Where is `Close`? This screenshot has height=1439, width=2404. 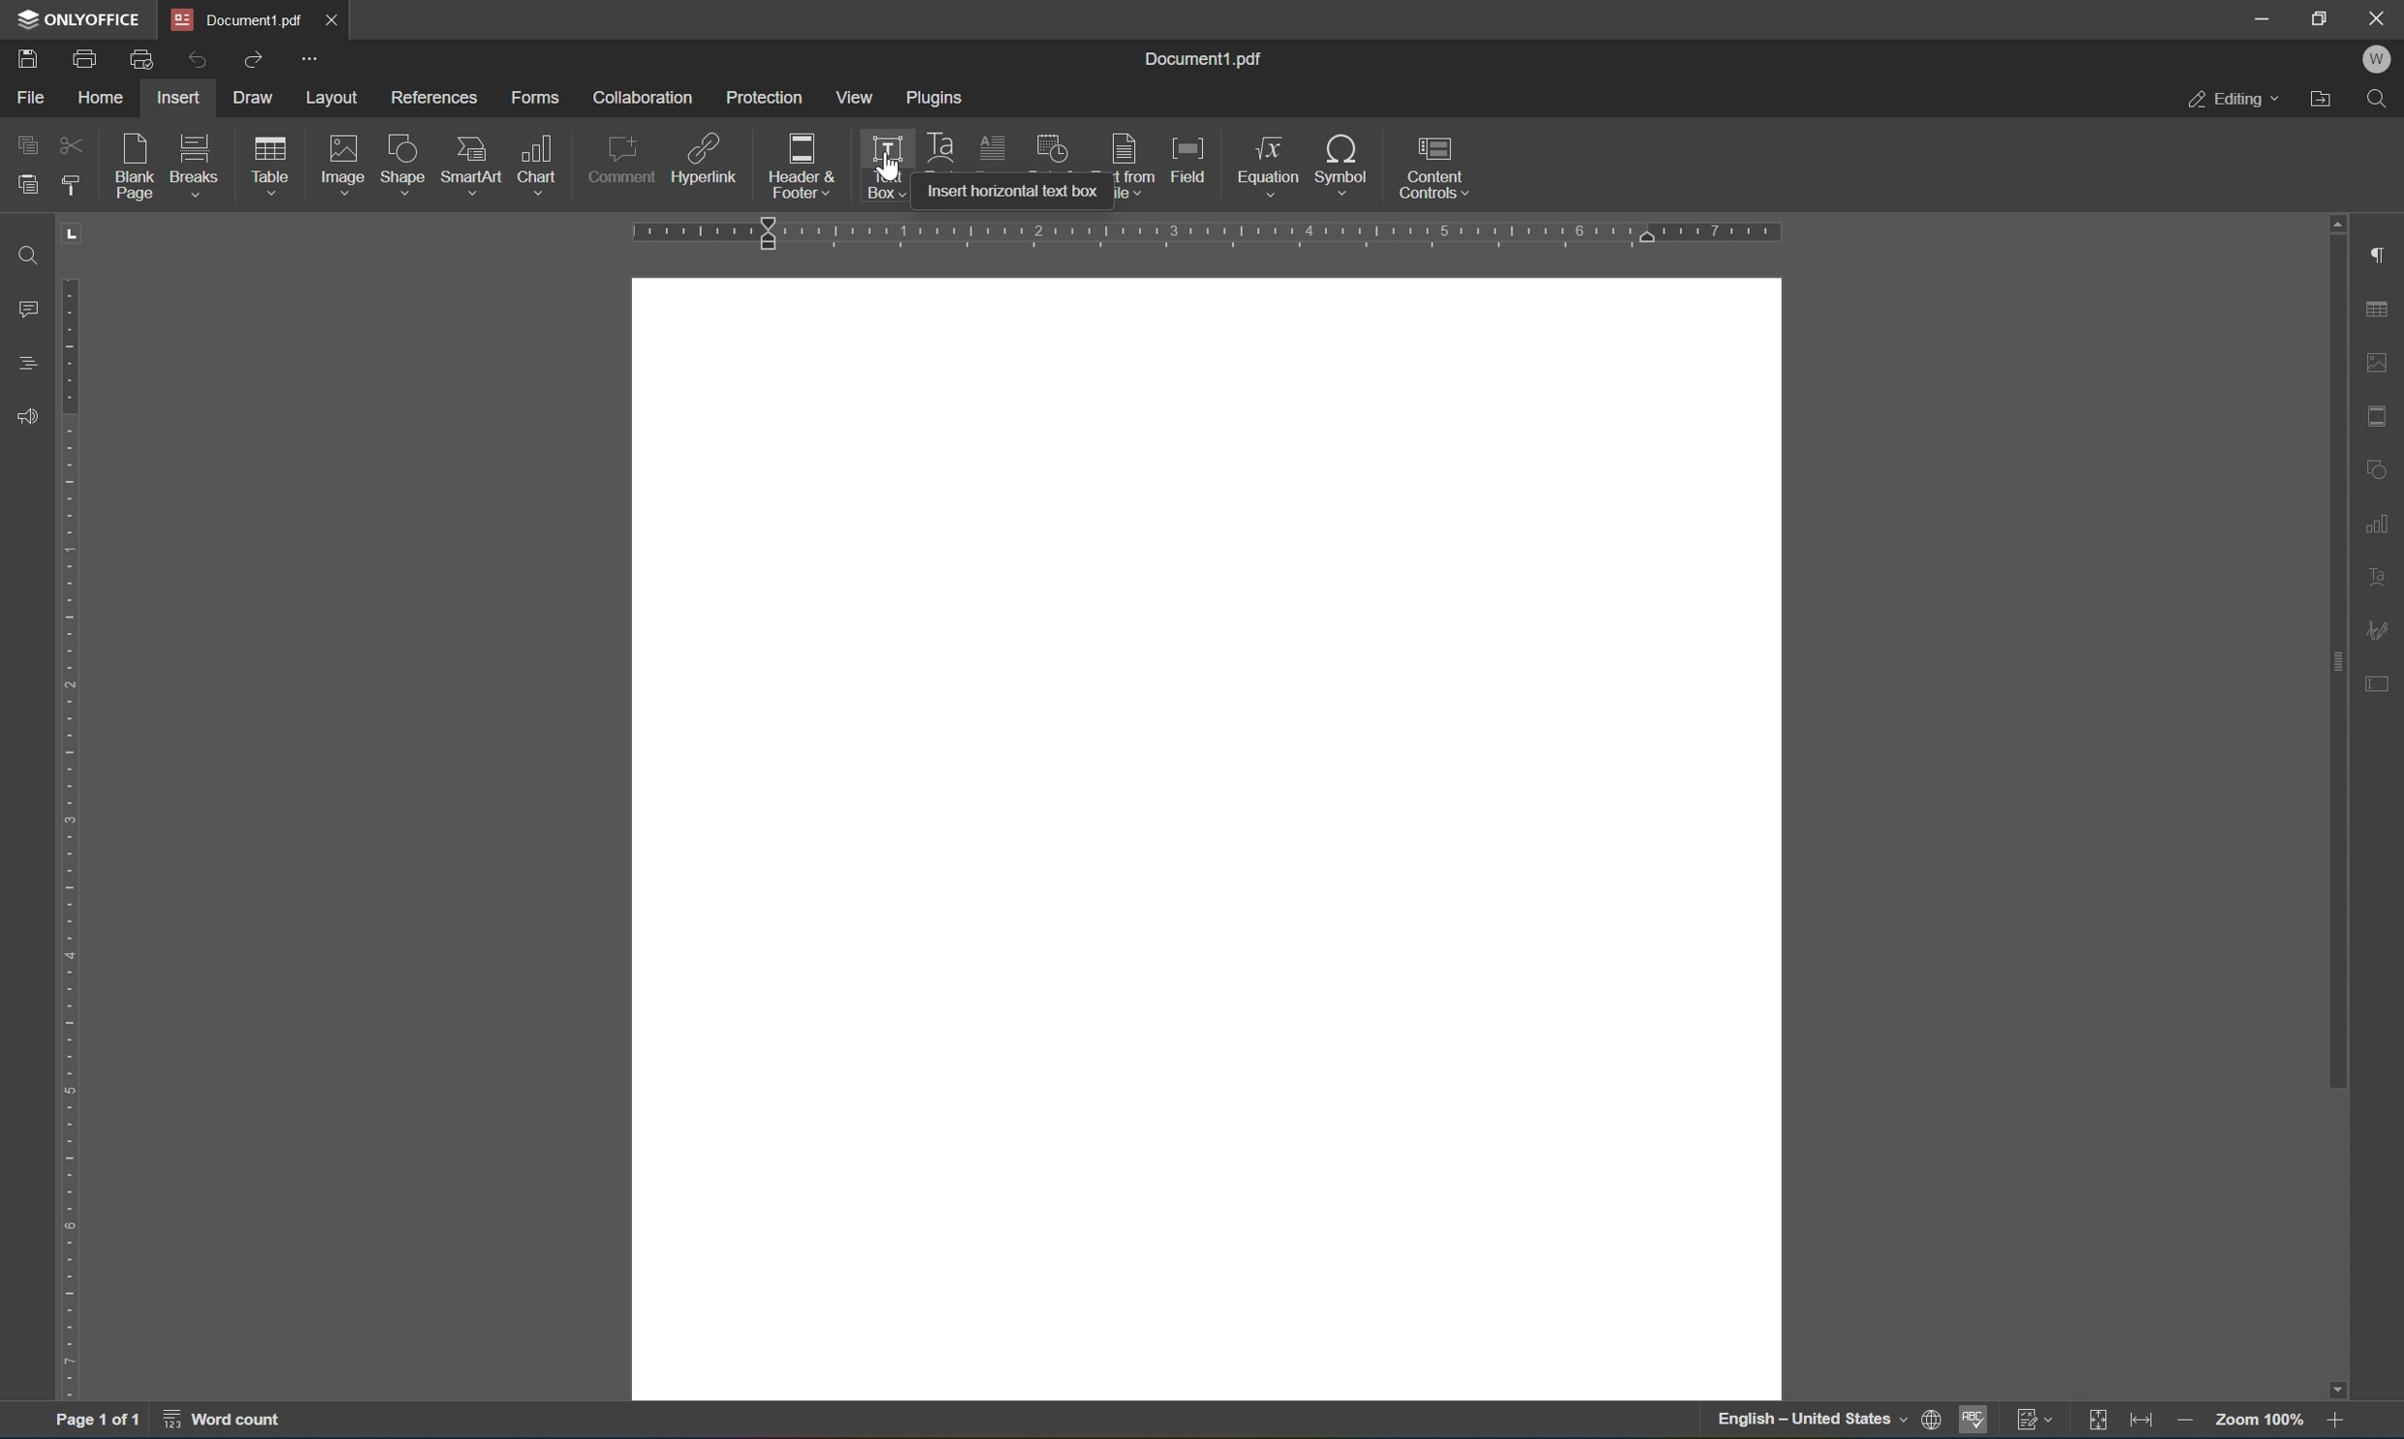
Close is located at coordinates (2383, 19).